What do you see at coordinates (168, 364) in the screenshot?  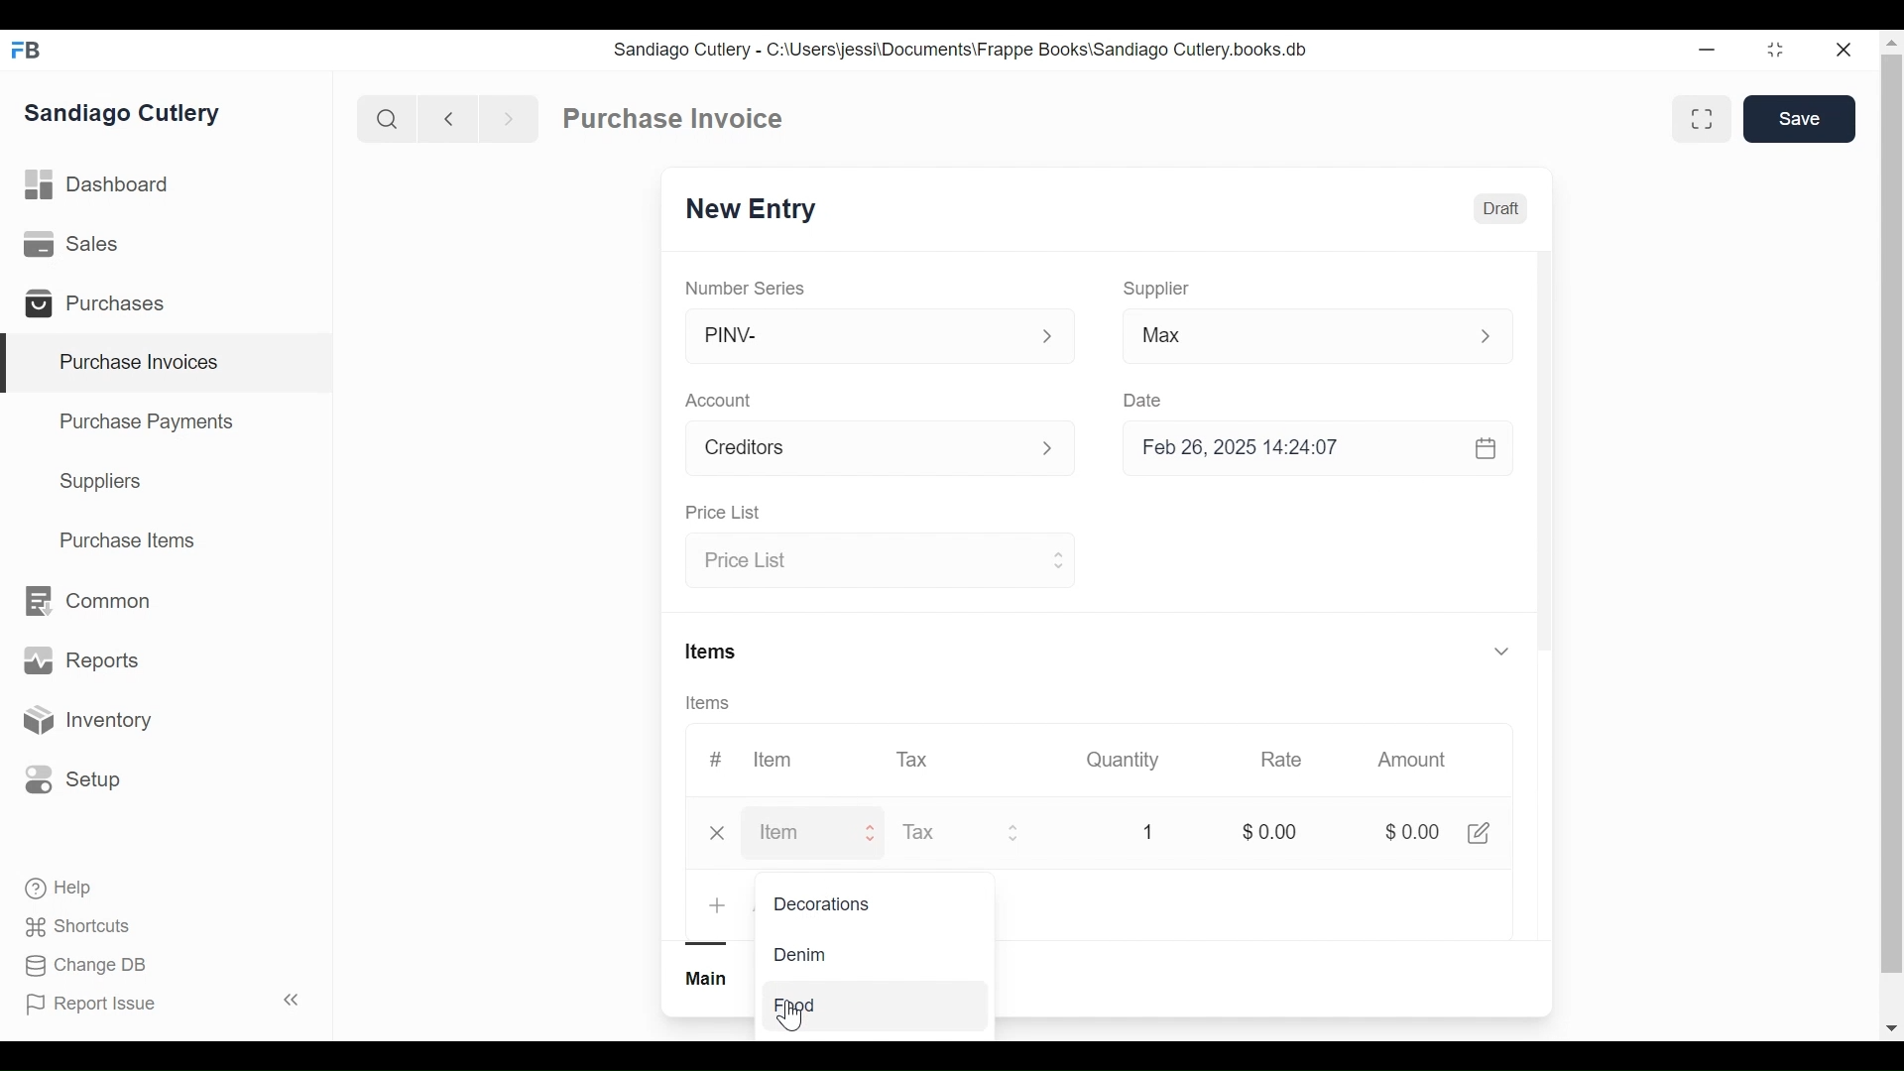 I see `Purchase Invoices` at bounding box center [168, 364].